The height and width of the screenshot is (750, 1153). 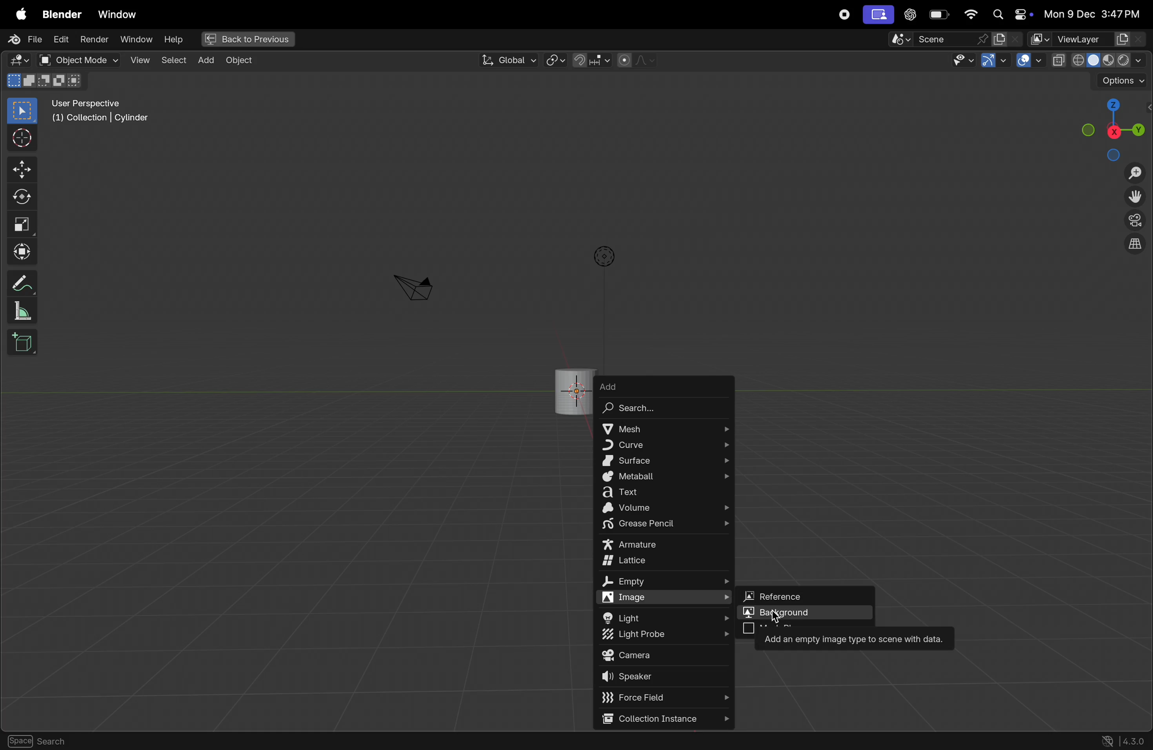 I want to click on zoom in, so click(x=1134, y=173).